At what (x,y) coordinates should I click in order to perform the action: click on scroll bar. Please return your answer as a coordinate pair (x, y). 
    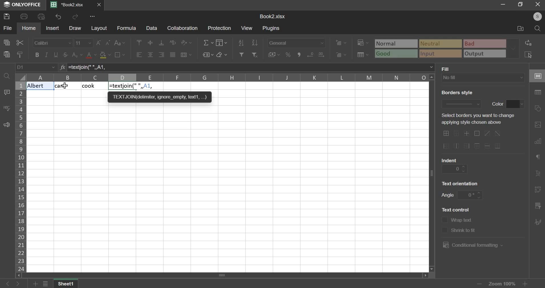
    Looking at the image, I should click on (221, 275).